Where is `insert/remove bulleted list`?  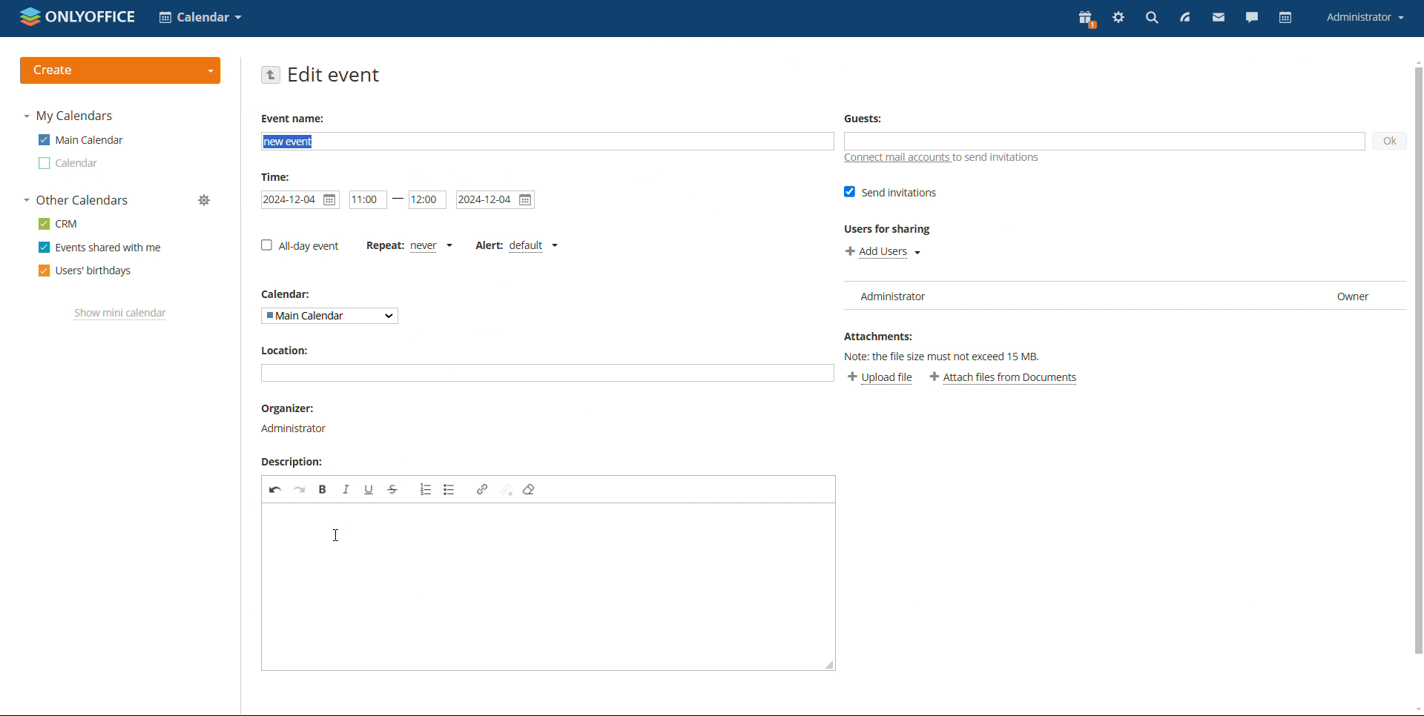 insert/remove bulleted list is located at coordinates (450, 489).